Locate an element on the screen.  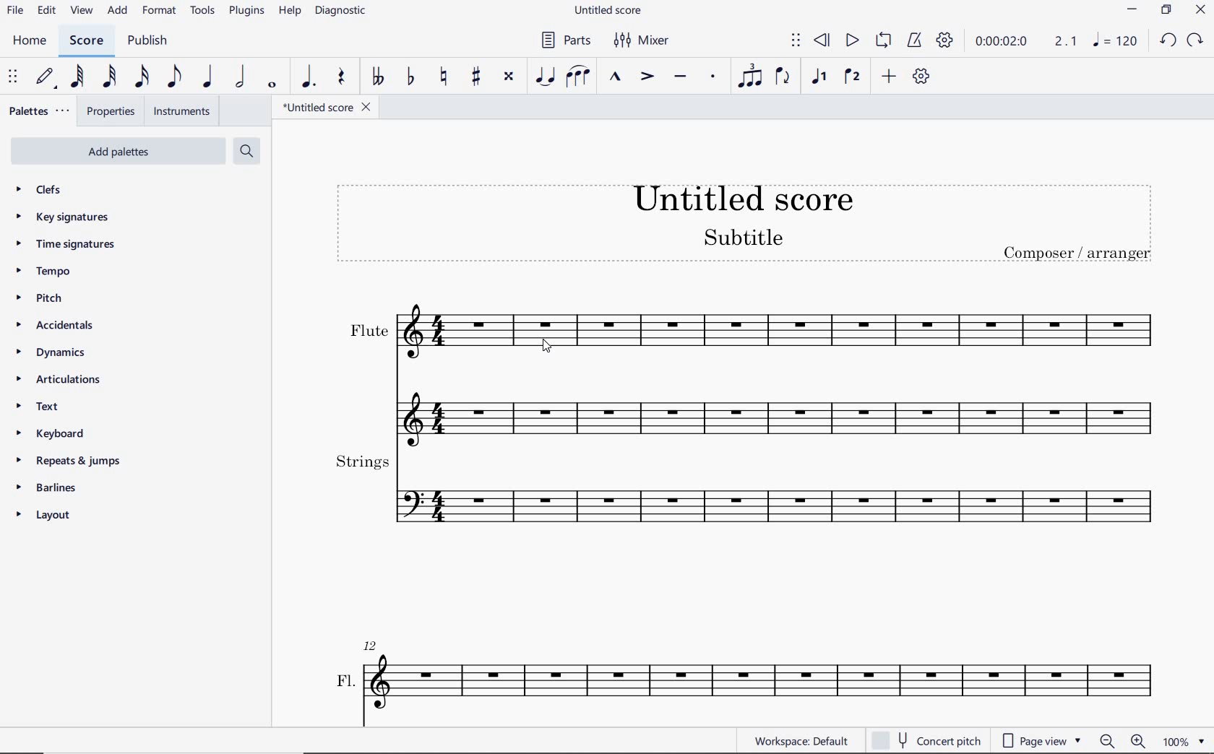
cursor is located at coordinates (546, 347).